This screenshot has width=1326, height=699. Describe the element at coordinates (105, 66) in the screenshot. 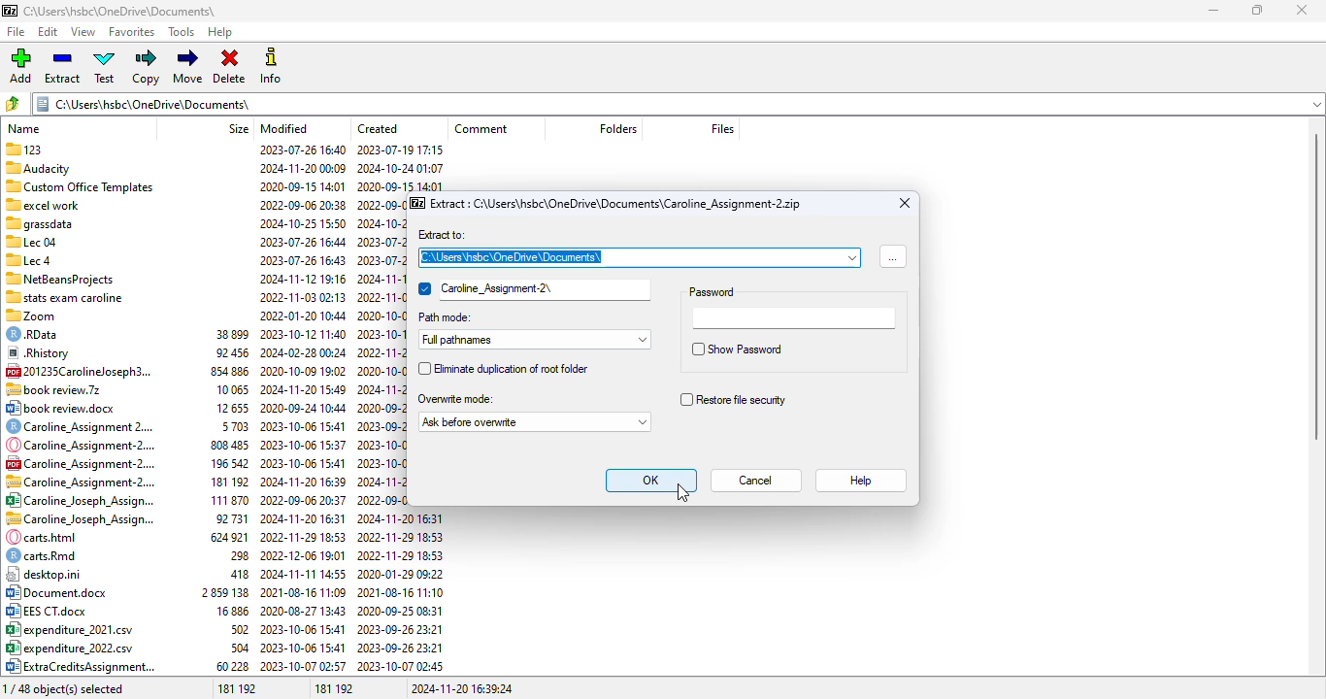

I see `test` at that location.